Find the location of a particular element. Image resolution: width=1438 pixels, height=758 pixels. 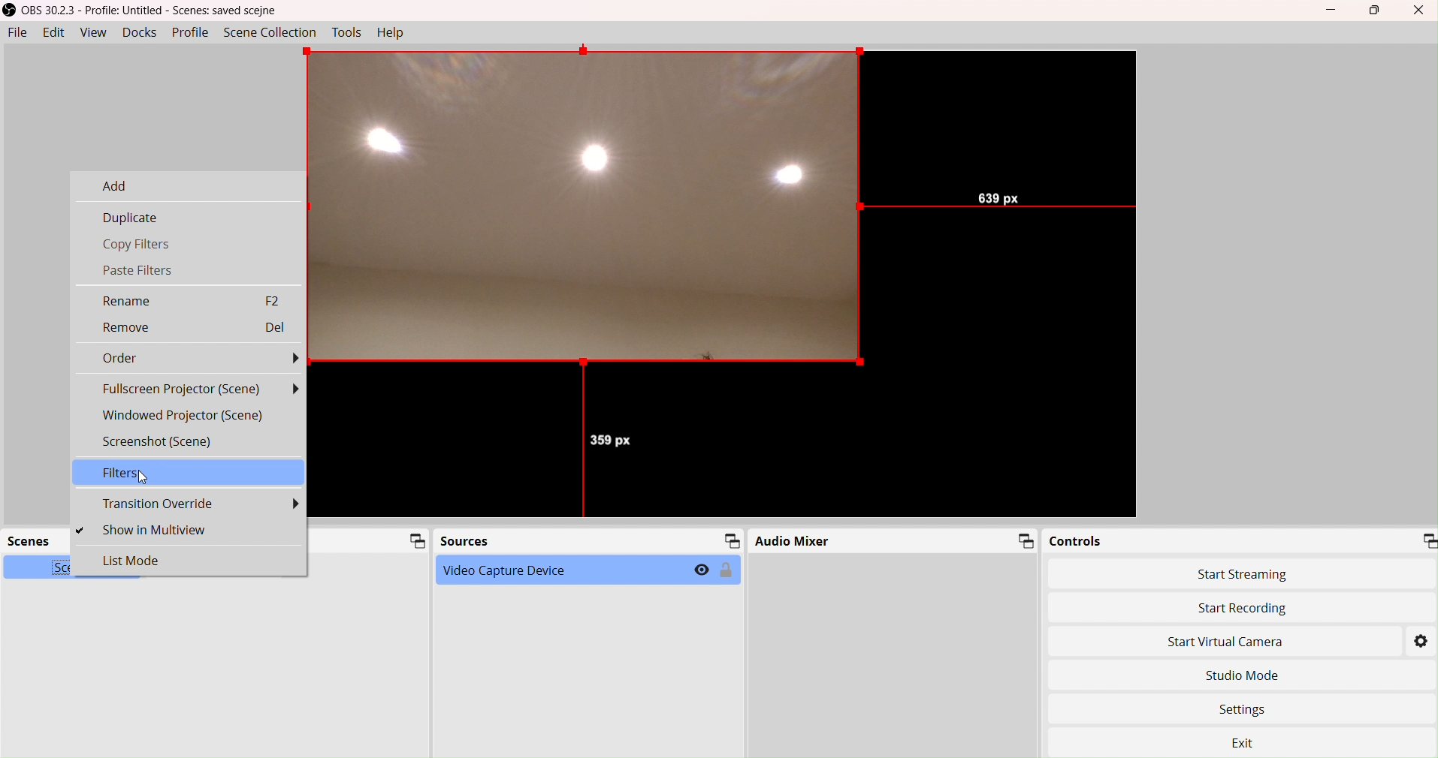

Order is located at coordinates (199, 356).